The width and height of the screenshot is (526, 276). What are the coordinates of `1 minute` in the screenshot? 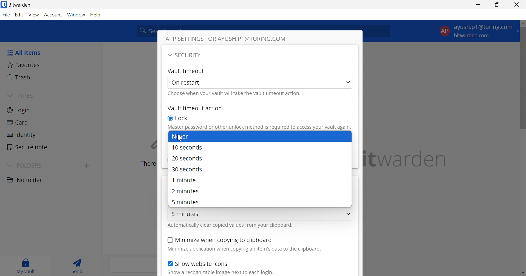 It's located at (185, 181).